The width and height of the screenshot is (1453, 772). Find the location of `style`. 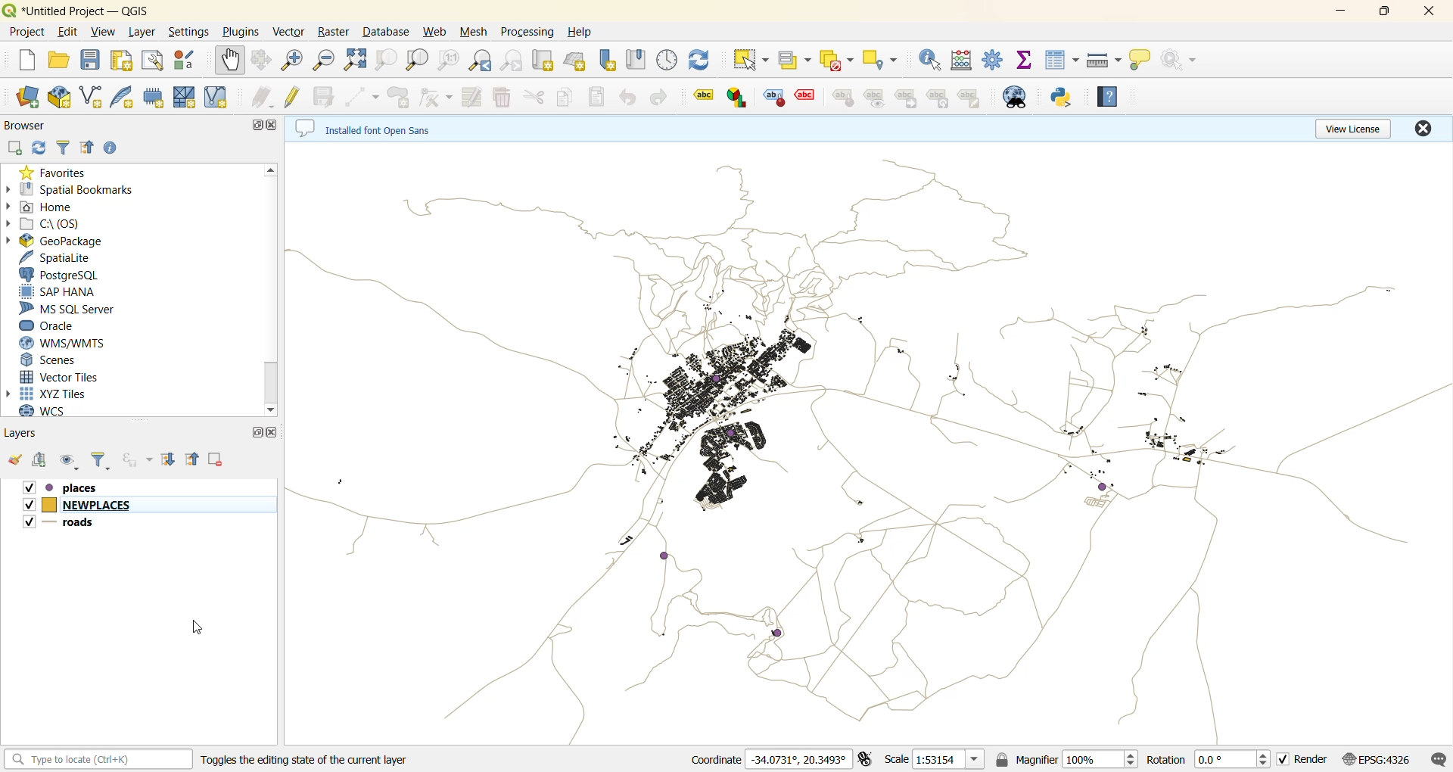

style is located at coordinates (775, 98).